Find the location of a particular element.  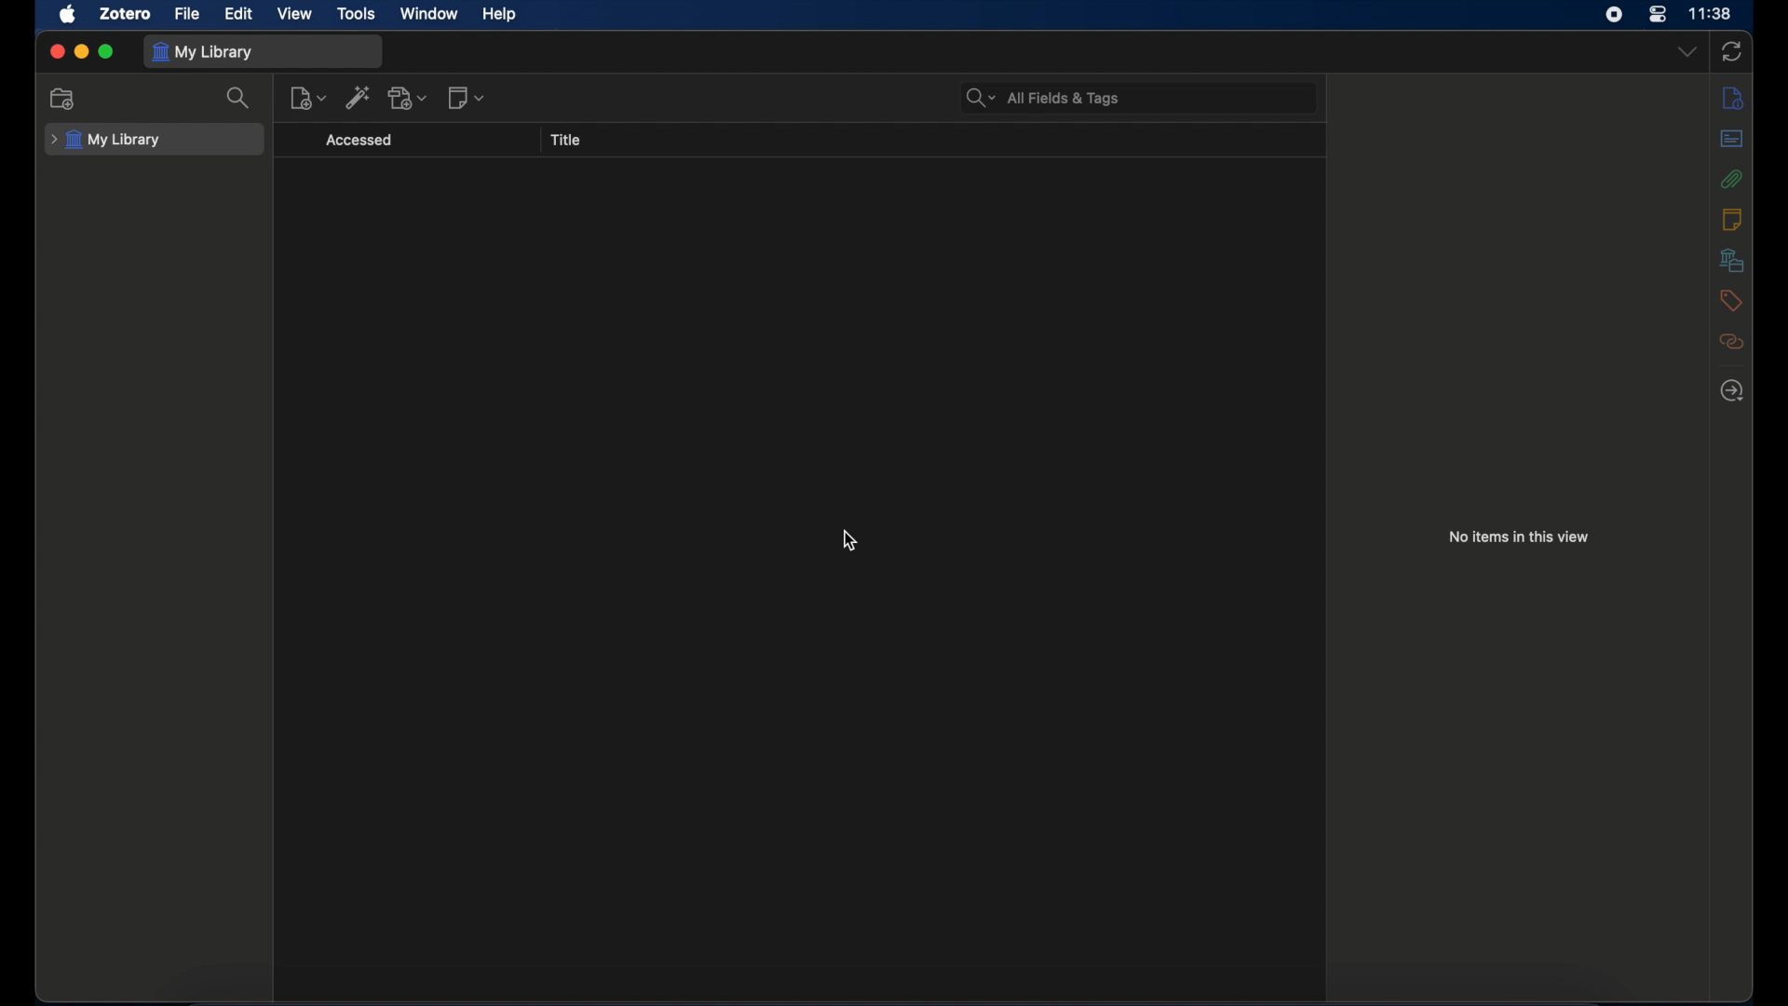

accessed is located at coordinates (359, 141).